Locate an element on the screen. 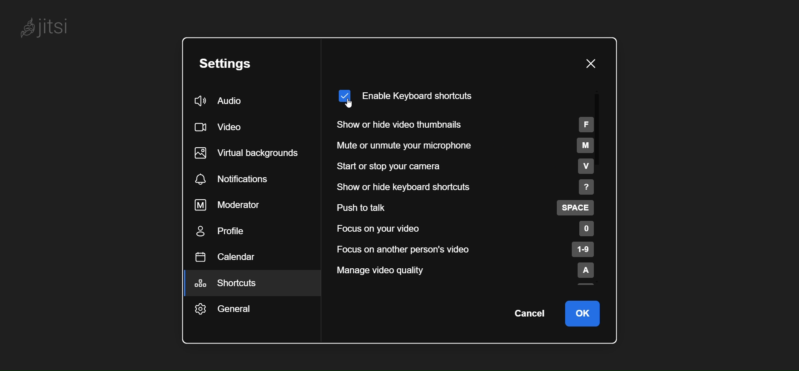 The width and height of the screenshot is (799, 371). close pane is located at coordinates (591, 63).